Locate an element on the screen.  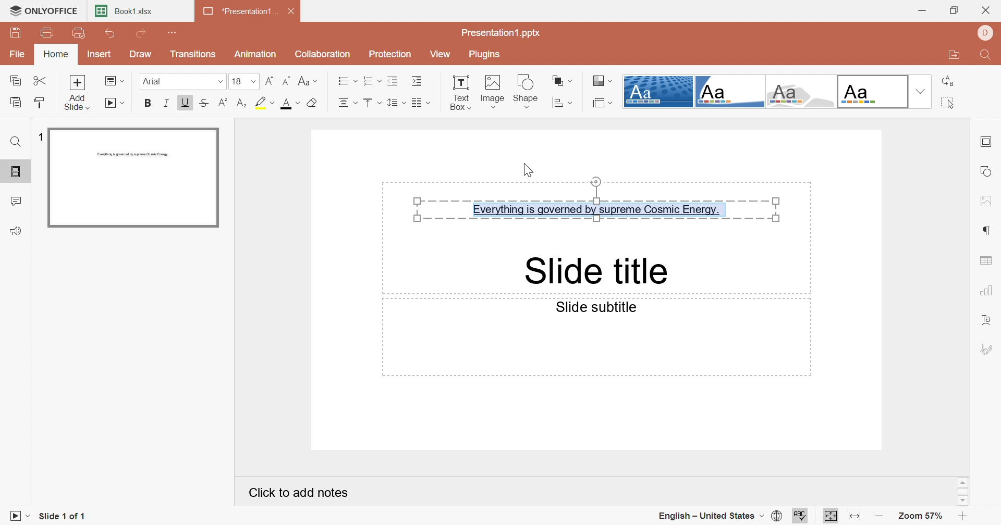
Check Spelling is located at coordinates (800, 516).